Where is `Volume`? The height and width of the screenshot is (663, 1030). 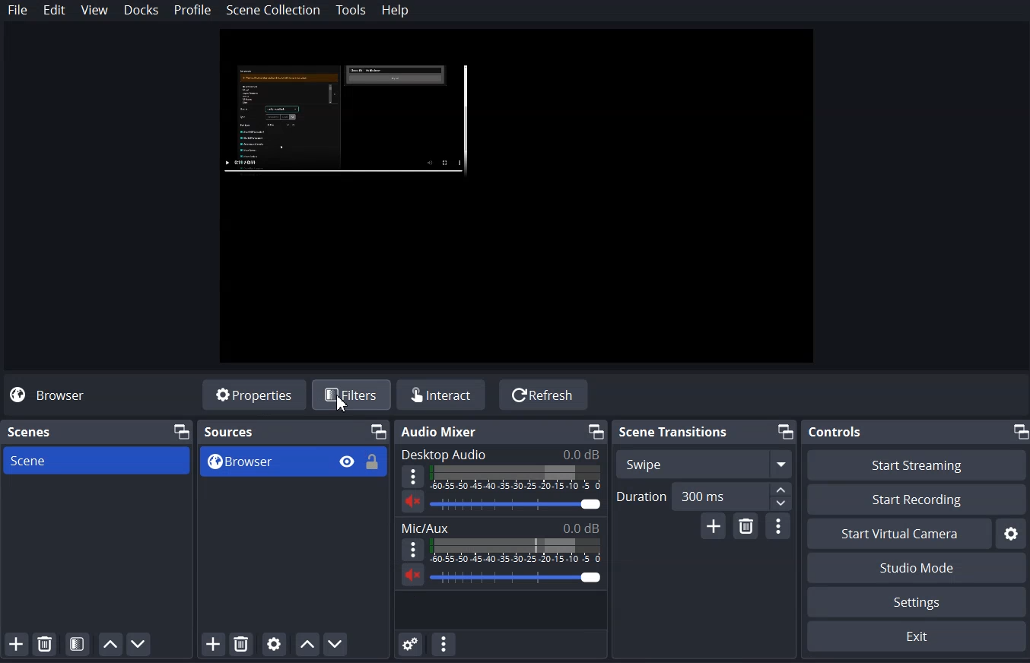 Volume is located at coordinates (412, 502).